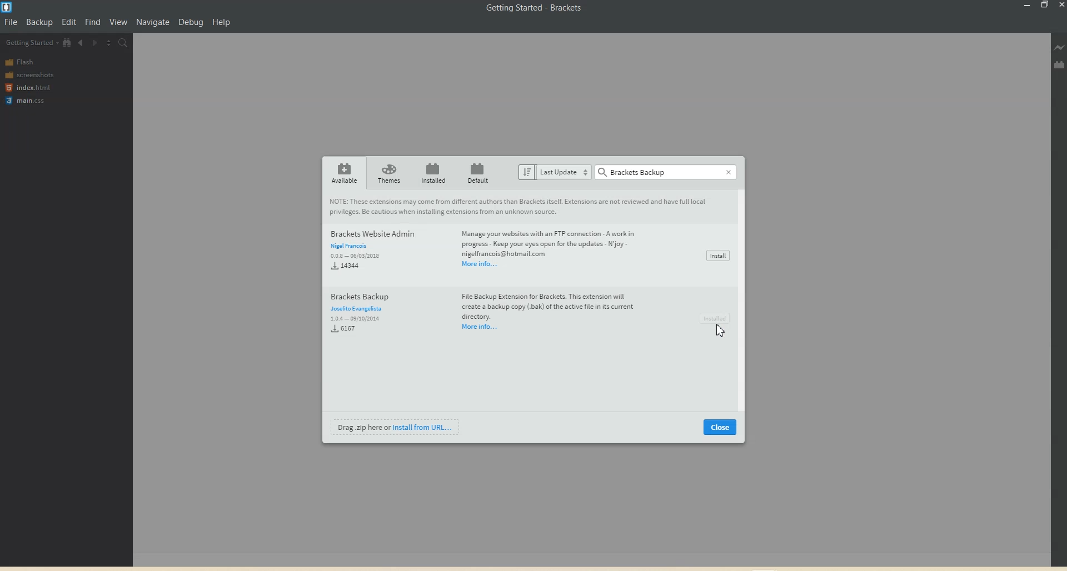 The image size is (1067, 571). Describe the element at coordinates (152, 22) in the screenshot. I see `Navigation` at that location.